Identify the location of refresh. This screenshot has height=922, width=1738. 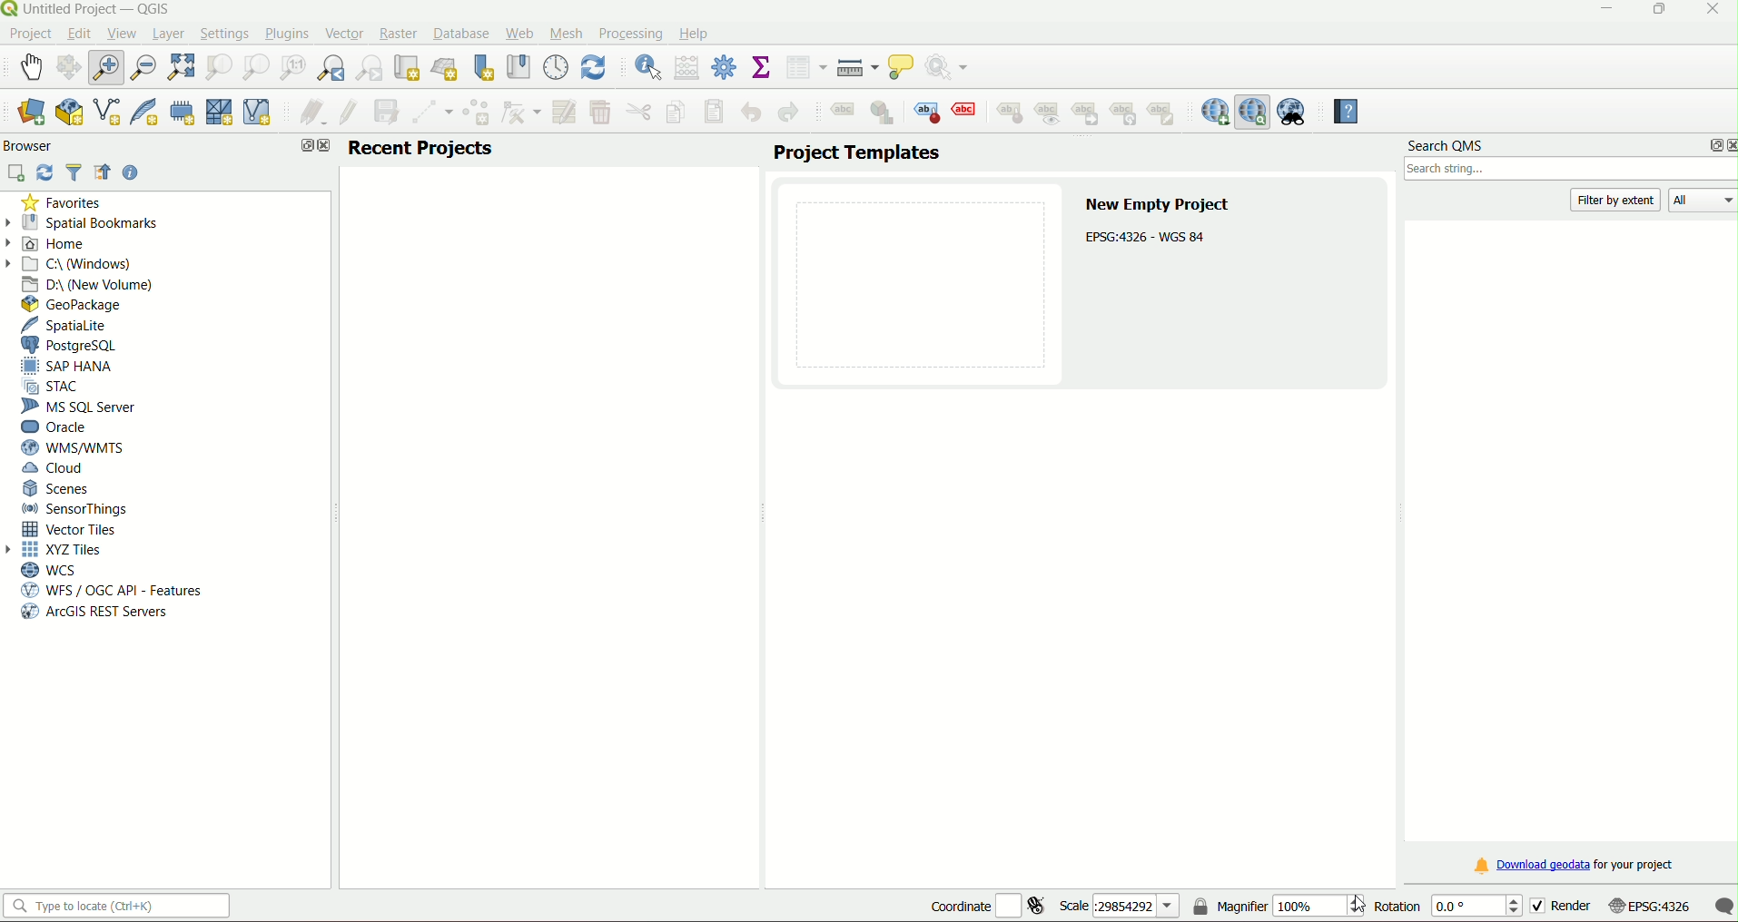
(45, 172).